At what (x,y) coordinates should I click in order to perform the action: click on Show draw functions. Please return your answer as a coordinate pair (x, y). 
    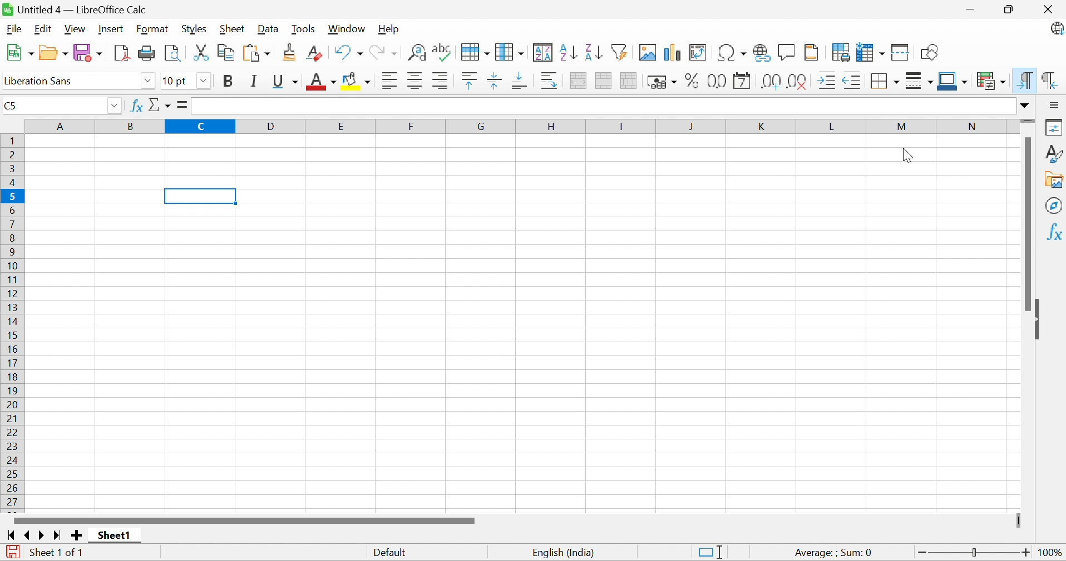
    Looking at the image, I should click on (931, 52).